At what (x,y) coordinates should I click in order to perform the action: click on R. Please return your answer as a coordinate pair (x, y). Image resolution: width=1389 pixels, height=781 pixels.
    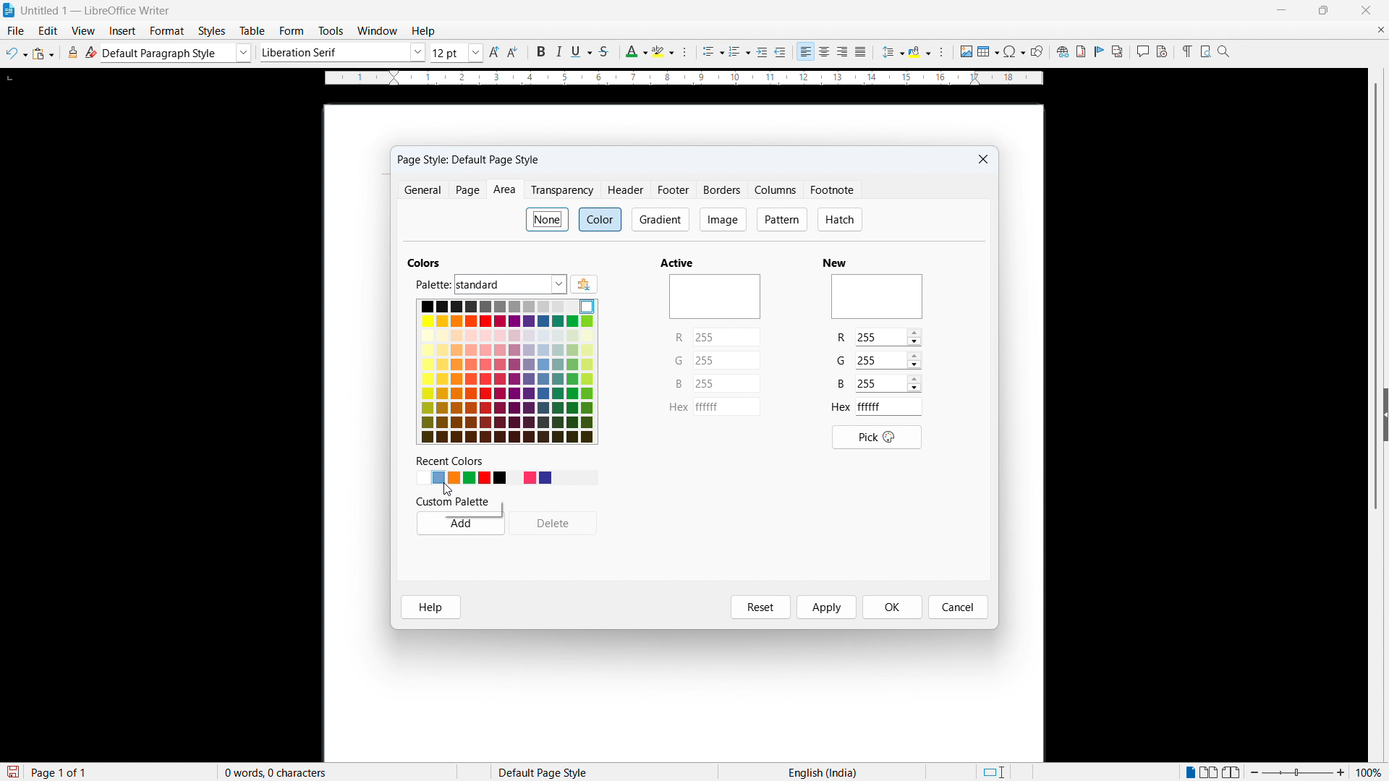
    Looking at the image, I should click on (840, 338).